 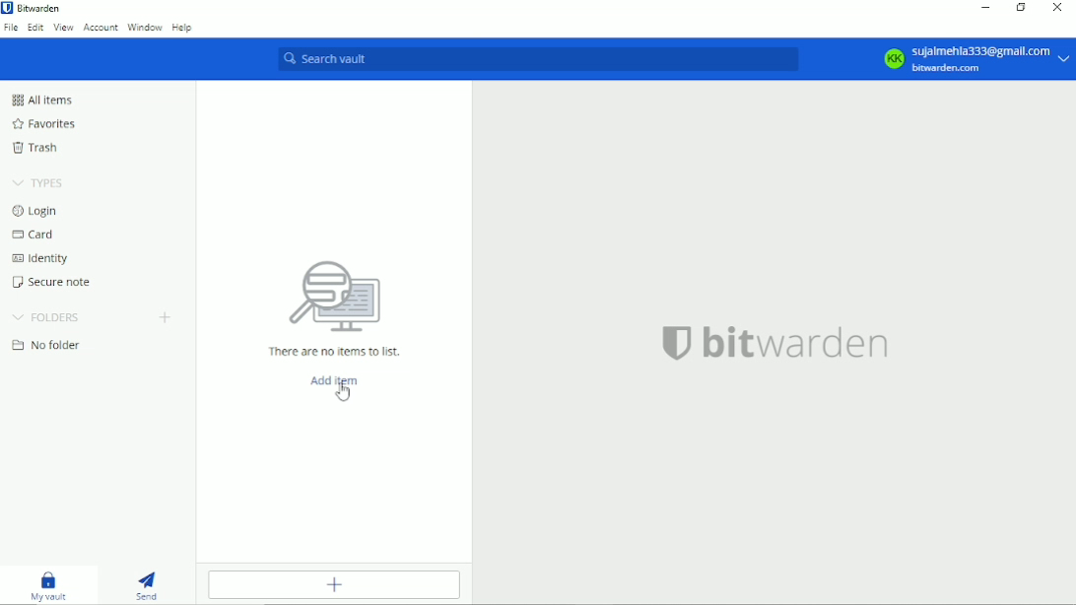 I want to click on My vault, so click(x=48, y=585).